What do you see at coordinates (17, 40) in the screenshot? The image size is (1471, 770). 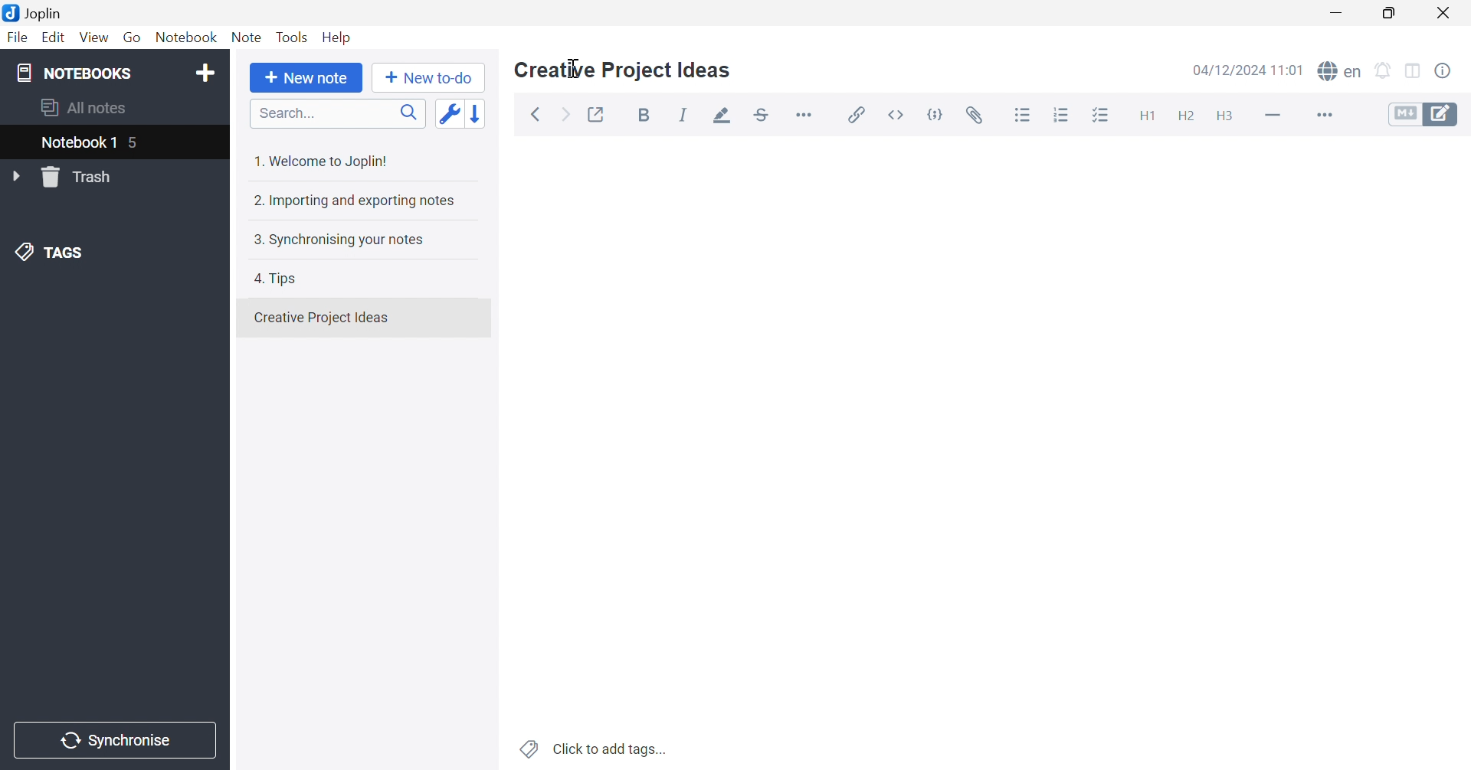 I see `File` at bounding box center [17, 40].